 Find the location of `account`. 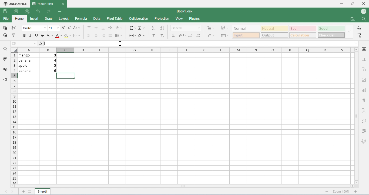

account is located at coordinates (364, 12).